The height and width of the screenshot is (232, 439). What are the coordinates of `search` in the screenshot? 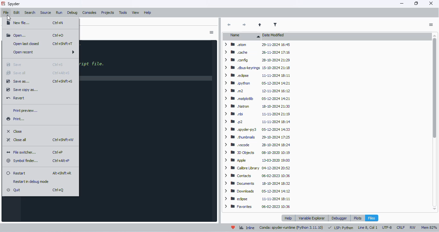 It's located at (30, 13).